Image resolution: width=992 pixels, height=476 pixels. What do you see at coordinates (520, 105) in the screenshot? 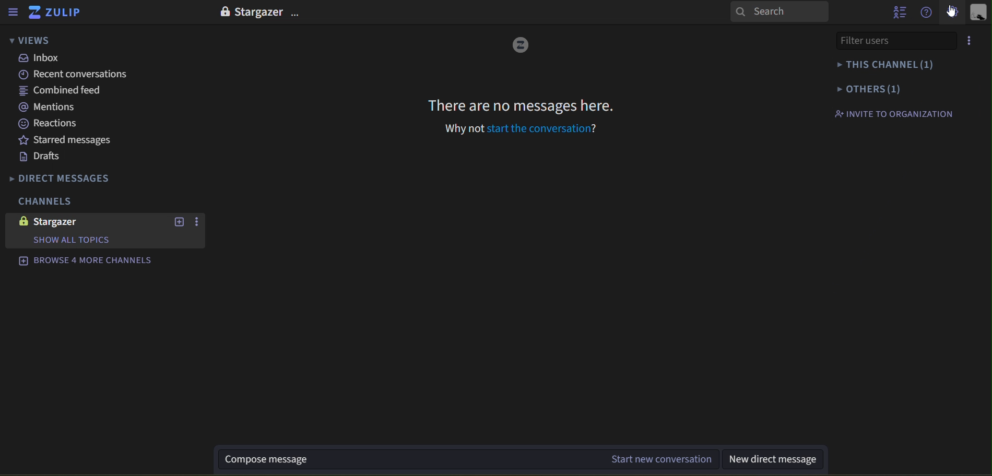
I see `There are no messages here.` at bounding box center [520, 105].